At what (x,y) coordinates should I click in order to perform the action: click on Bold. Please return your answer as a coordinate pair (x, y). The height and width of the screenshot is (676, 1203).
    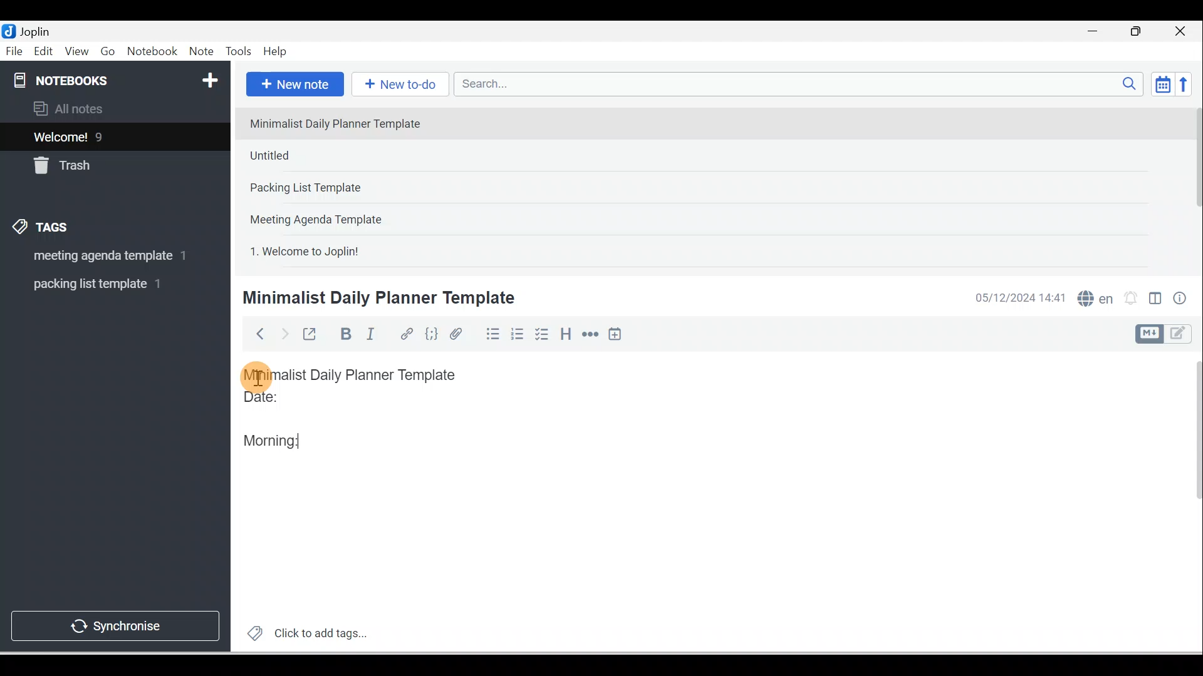
    Looking at the image, I should click on (344, 334).